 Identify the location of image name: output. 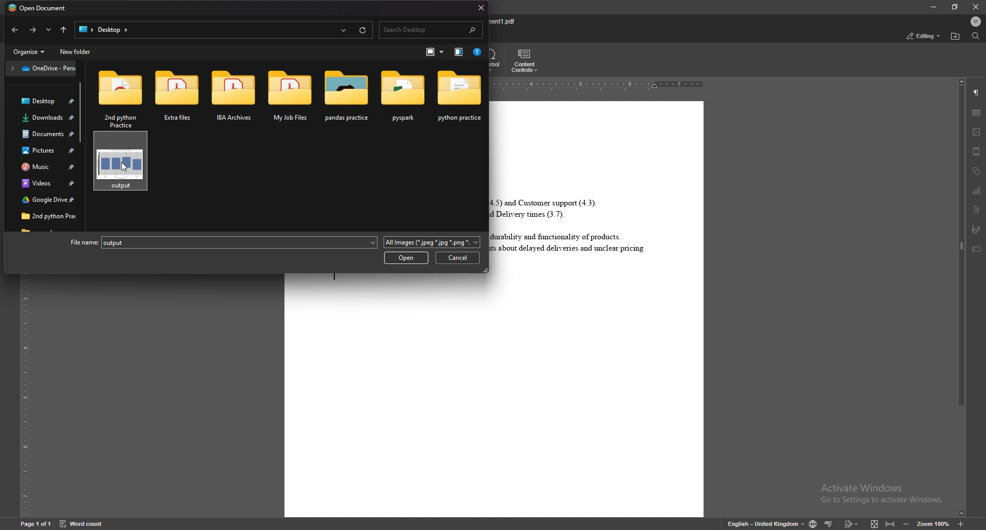
(118, 242).